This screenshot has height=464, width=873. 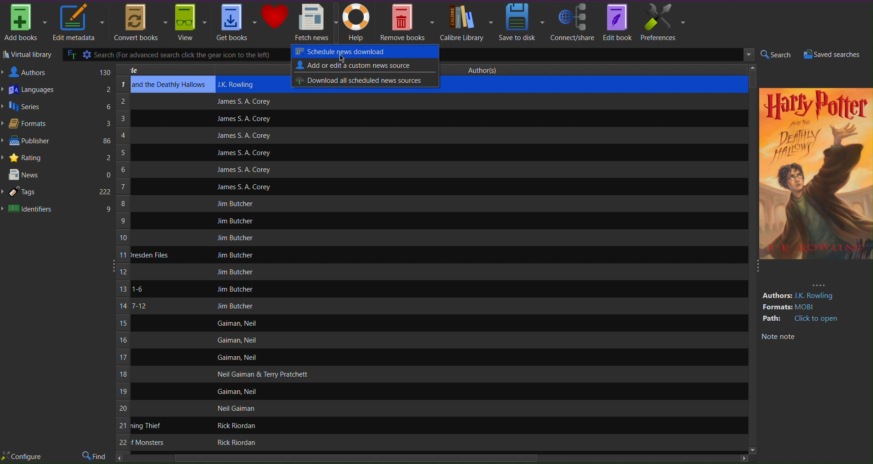 What do you see at coordinates (236, 323) in the screenshot?
I see `Gaiman, Neil` at bounding box center [236, 323].